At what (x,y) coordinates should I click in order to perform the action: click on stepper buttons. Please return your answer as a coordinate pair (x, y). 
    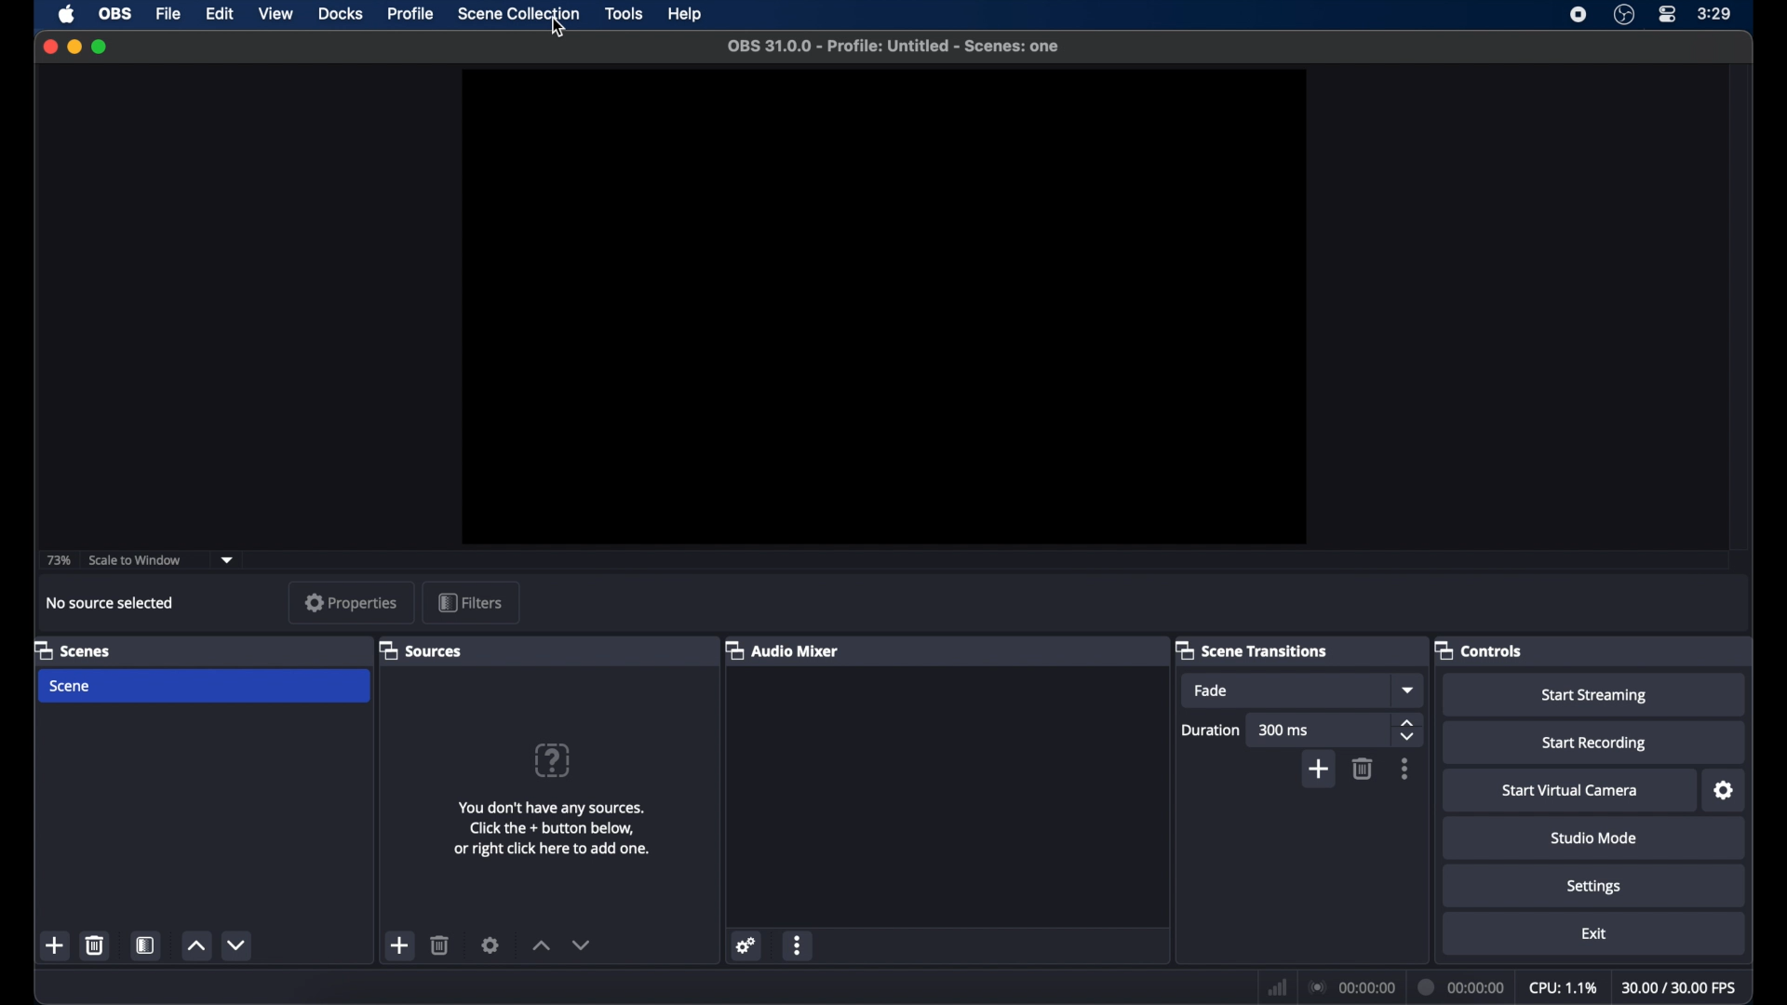
    Looking at the image, I should click on (1407, 730).